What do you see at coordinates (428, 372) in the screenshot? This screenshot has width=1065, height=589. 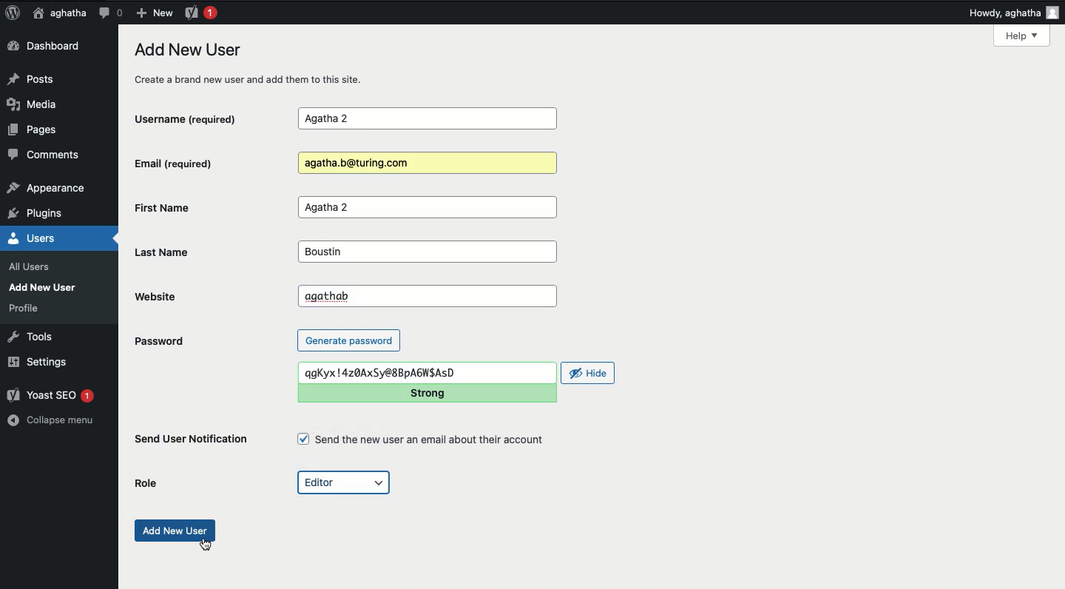 I see `qgKyx !4z0AxSy@8BpAGWSAsD` at bounding box center [428, 372].